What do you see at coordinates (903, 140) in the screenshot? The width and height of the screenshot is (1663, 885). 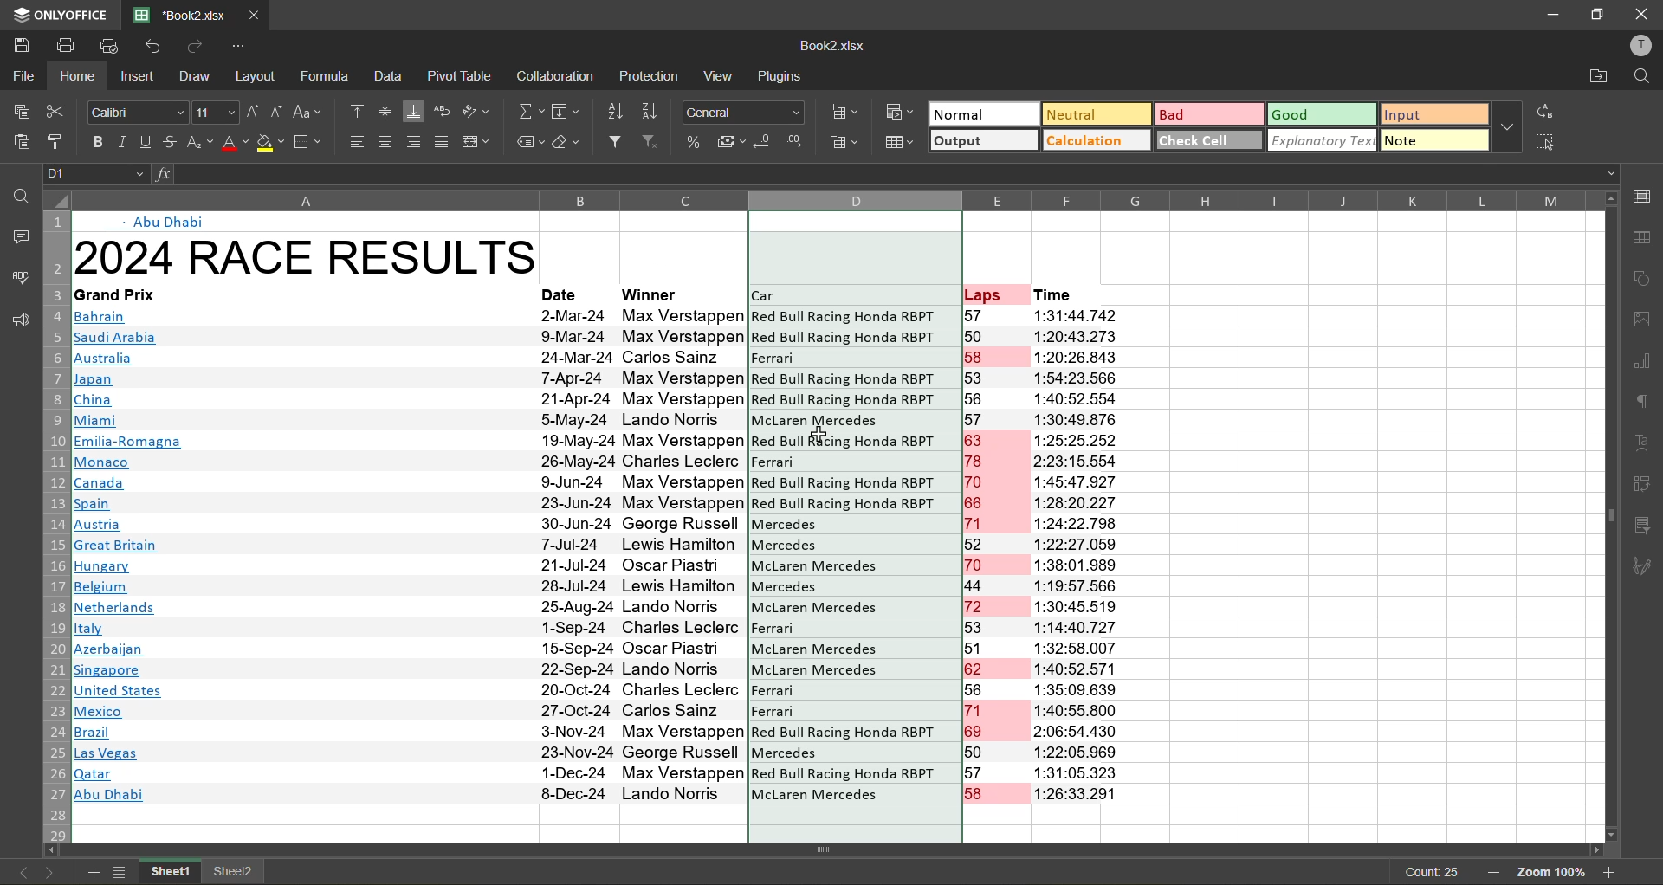 I see `format as table` at bounding box center [903, 140].